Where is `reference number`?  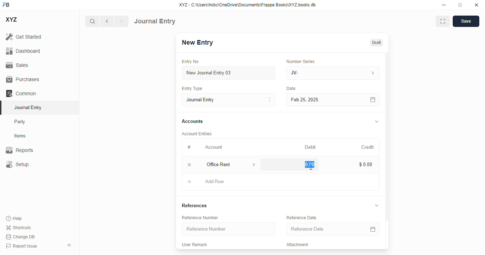 reference number is located at coordinates (200, 218).